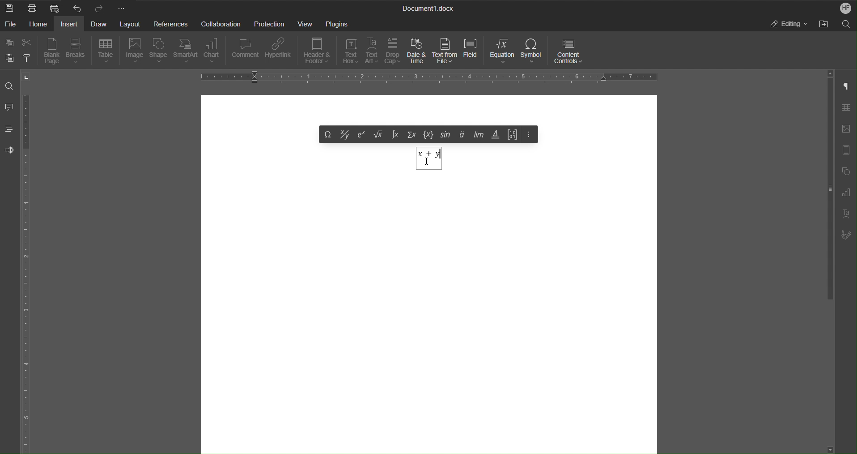 Image resolution: width=857 pixels, height=454 pixels. I want to click on Cut, so click(27, 43).